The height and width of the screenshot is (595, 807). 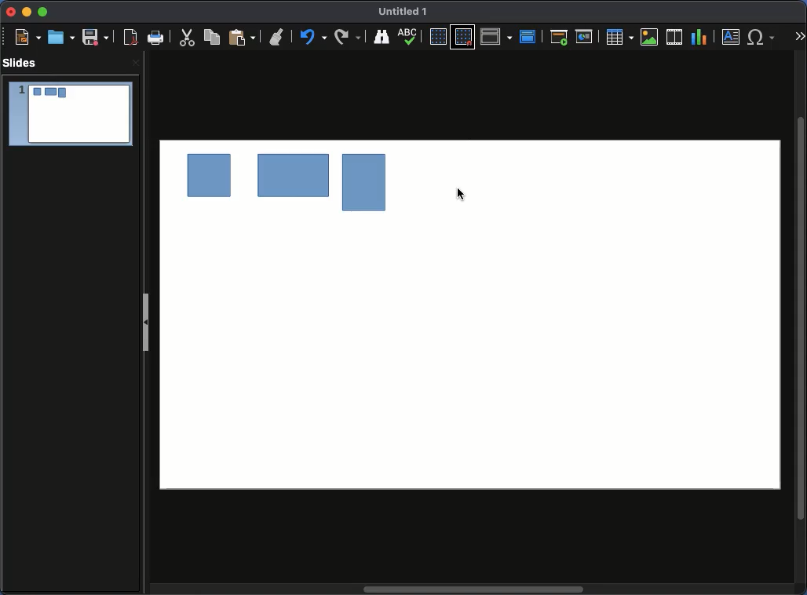 What do you see at coordinates (240, 38) in the screenshot?
I see `Paste` at bounding box center [240, 38].